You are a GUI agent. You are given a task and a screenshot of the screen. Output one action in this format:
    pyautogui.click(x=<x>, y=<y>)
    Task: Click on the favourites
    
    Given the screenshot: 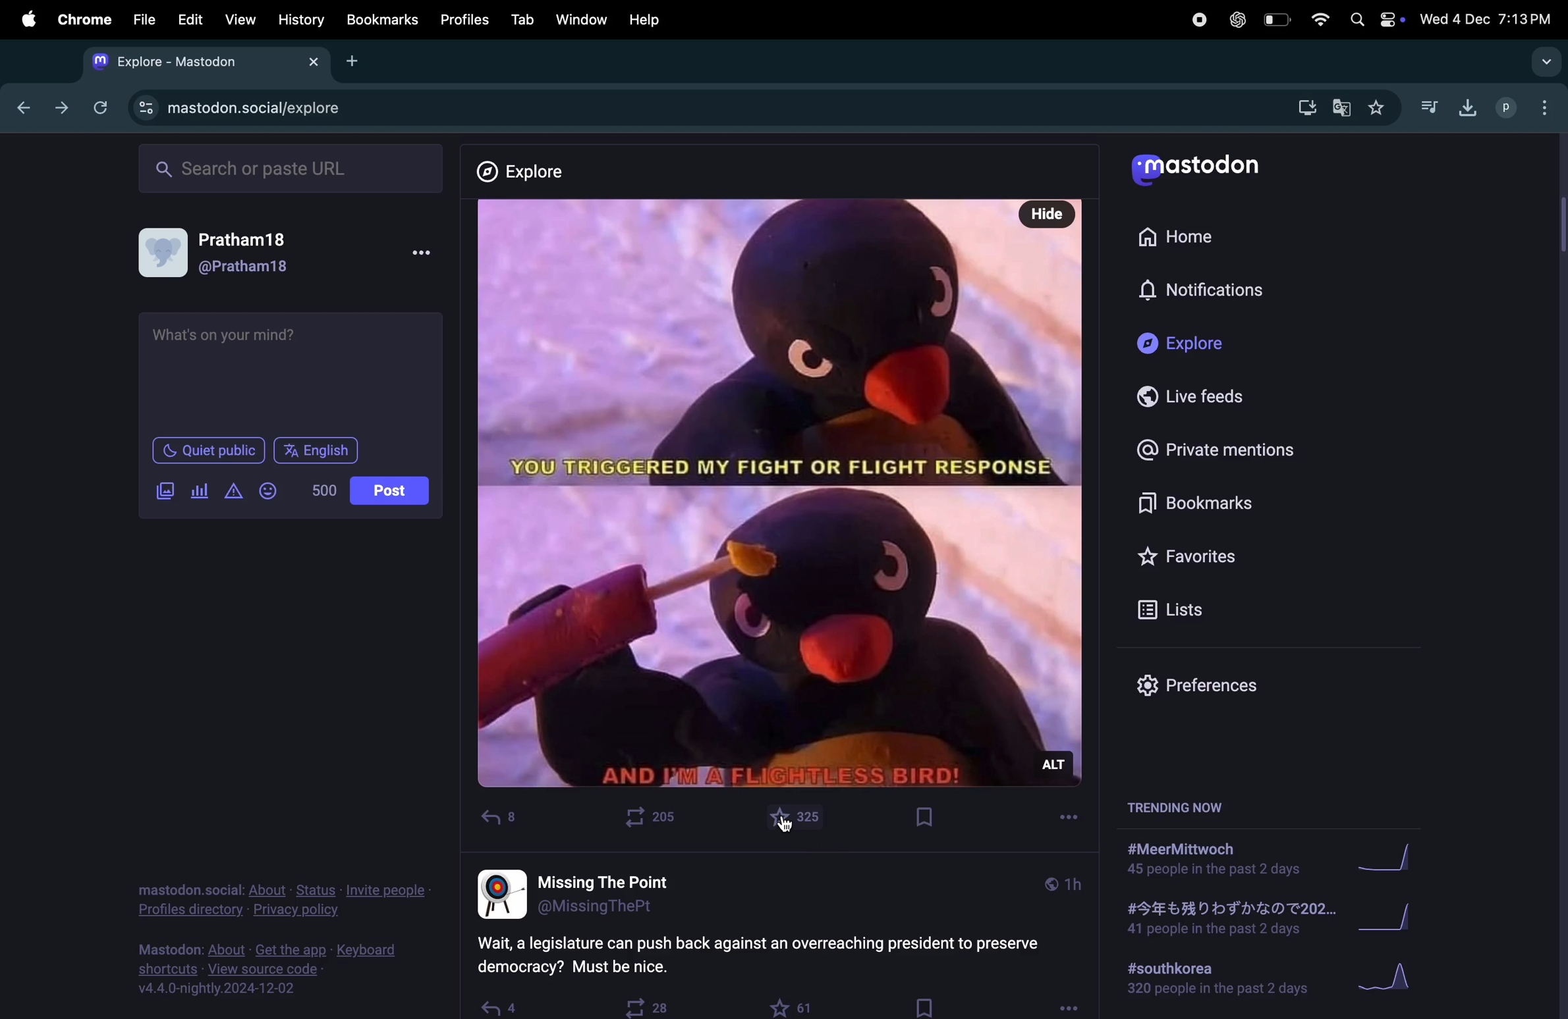 What is the action you would take?
    pyautogui.click(x=1376, y=108)
    